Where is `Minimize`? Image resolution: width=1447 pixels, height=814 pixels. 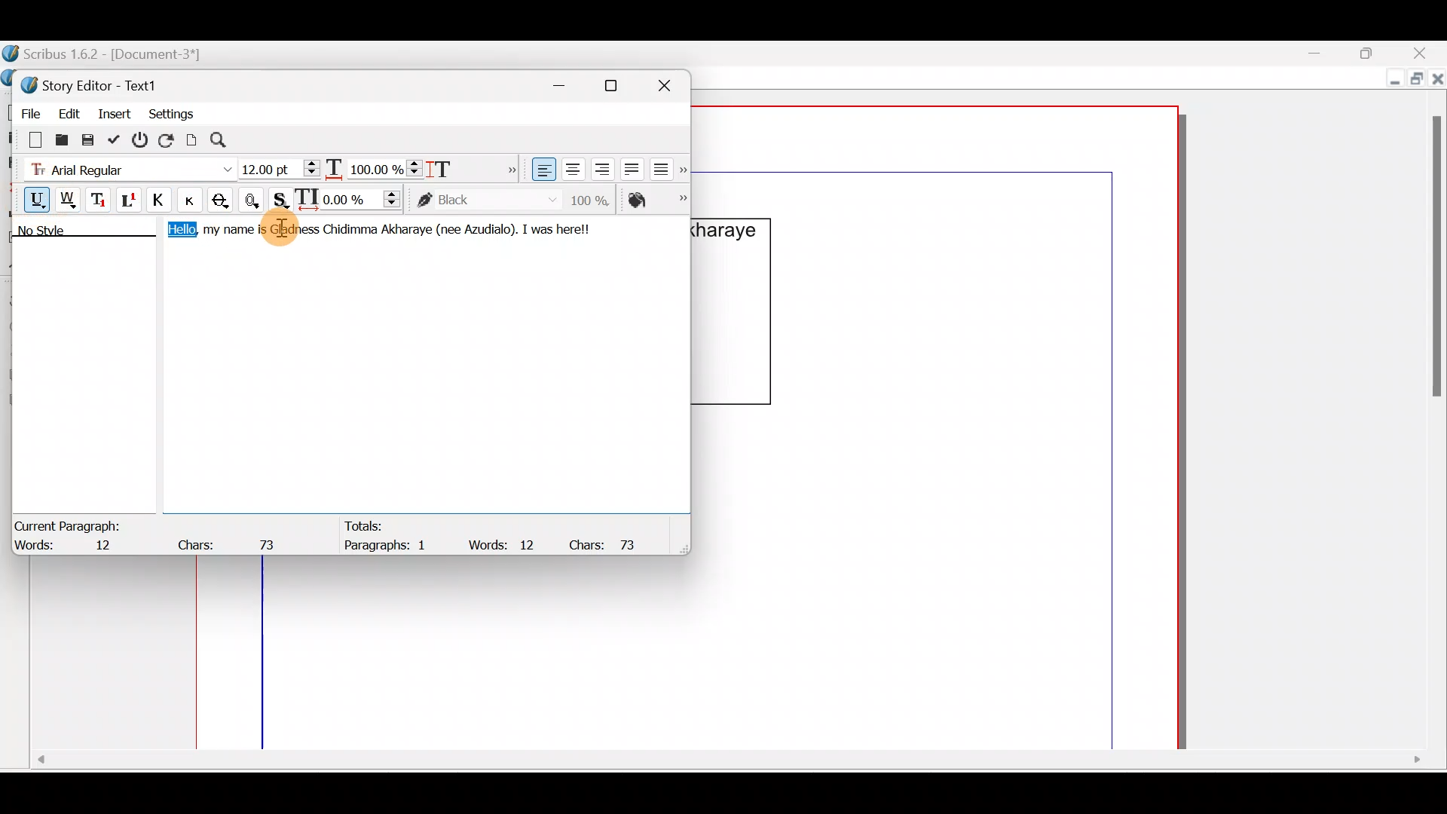
Minimize is located at coordinates (1326, 54).